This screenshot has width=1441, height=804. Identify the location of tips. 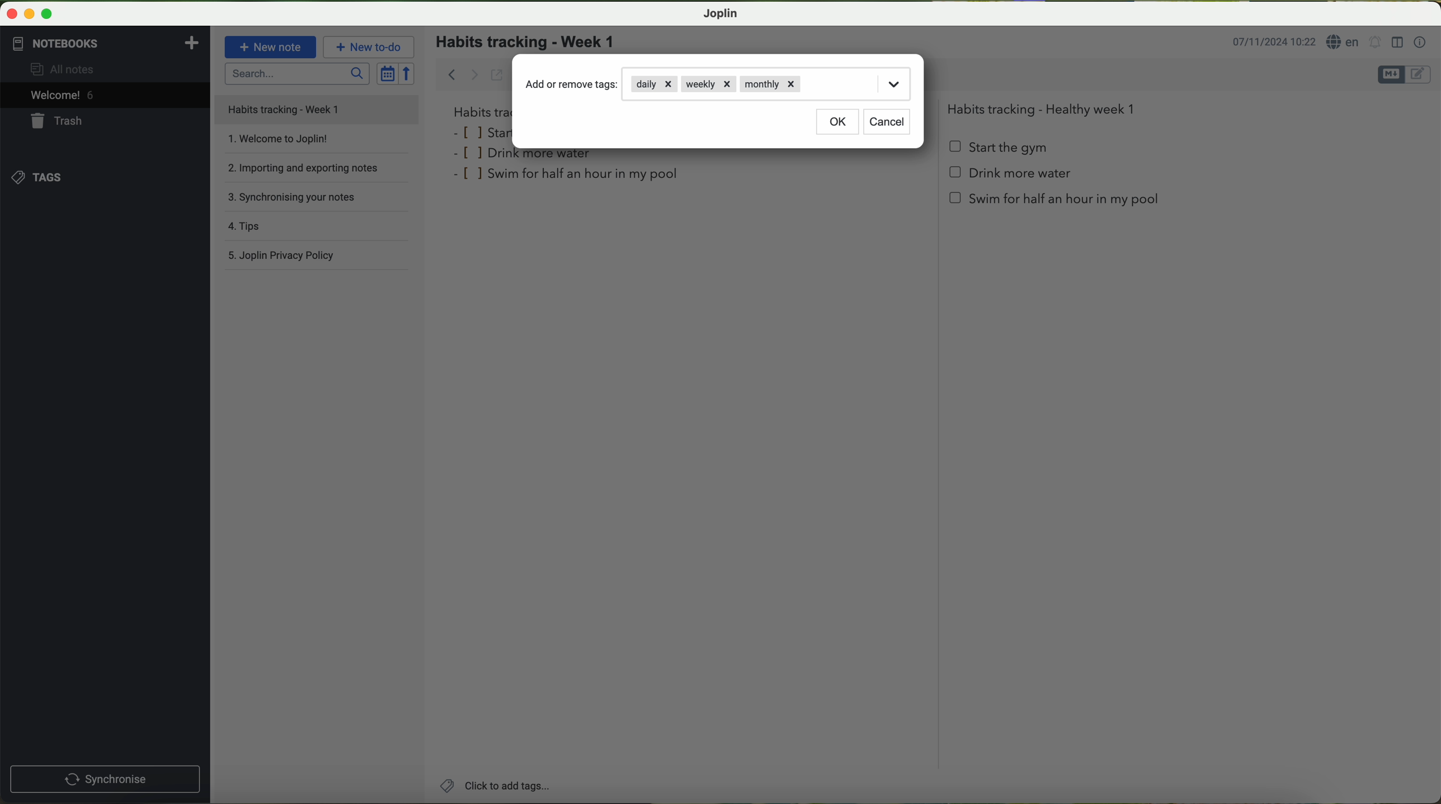
(319, 229).